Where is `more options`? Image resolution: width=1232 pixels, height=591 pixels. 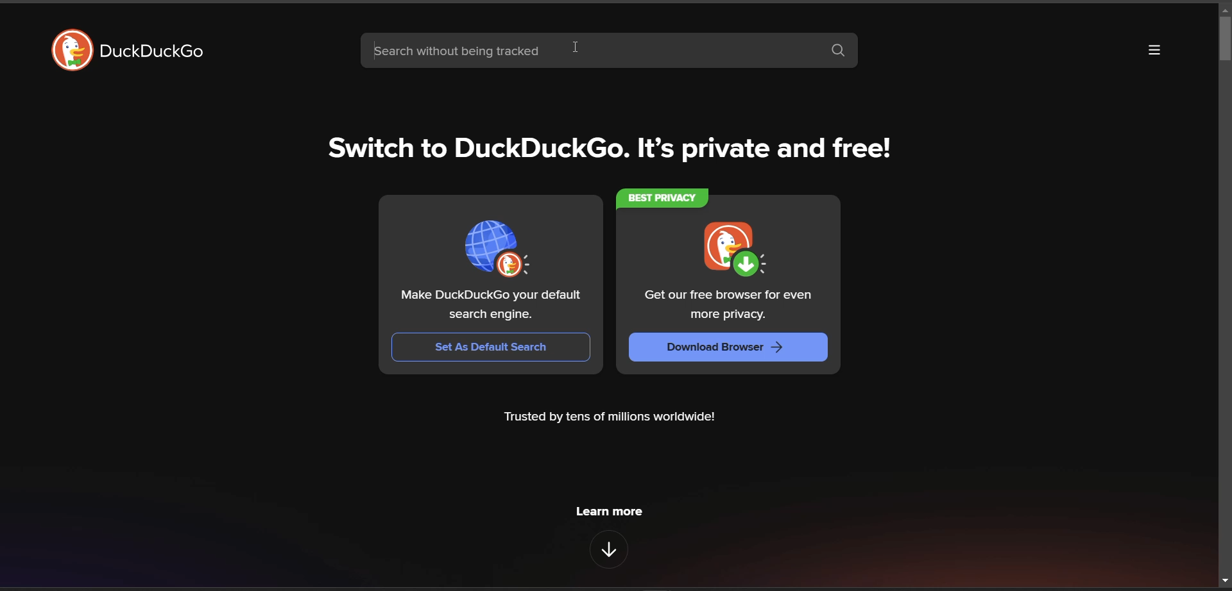 more options is located at coordinates (1155, 51).